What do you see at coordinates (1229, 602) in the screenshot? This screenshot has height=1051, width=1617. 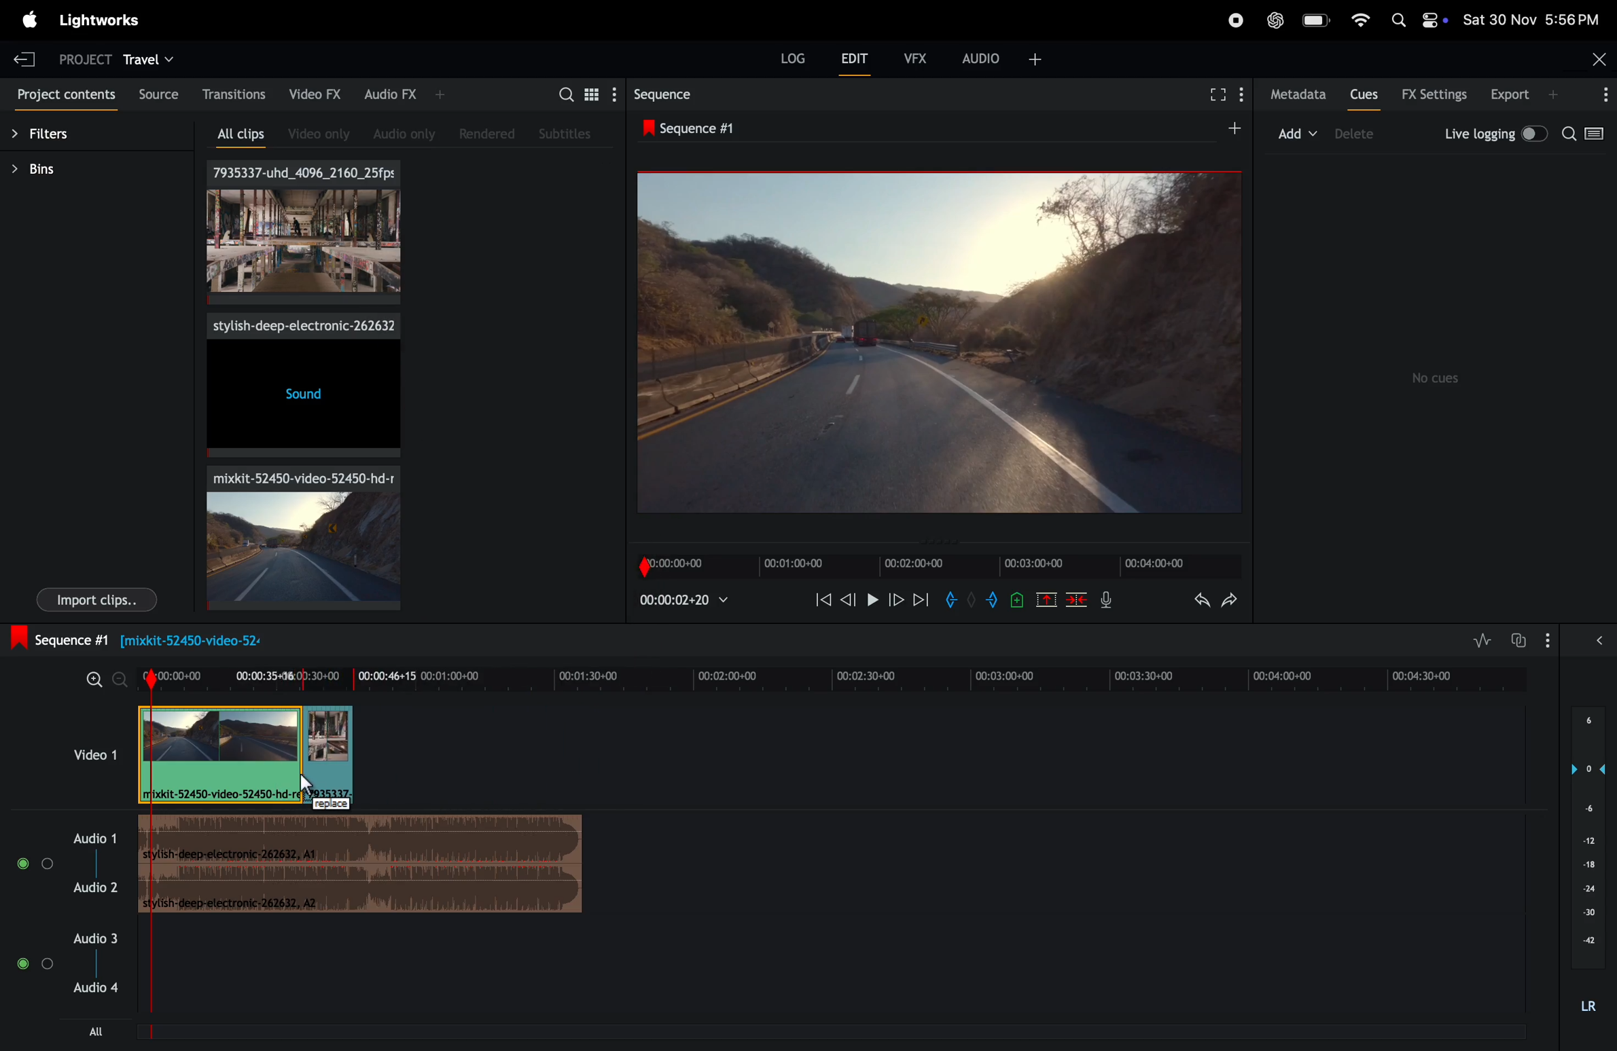 I see `redo` at bounding box center [1229, 602].